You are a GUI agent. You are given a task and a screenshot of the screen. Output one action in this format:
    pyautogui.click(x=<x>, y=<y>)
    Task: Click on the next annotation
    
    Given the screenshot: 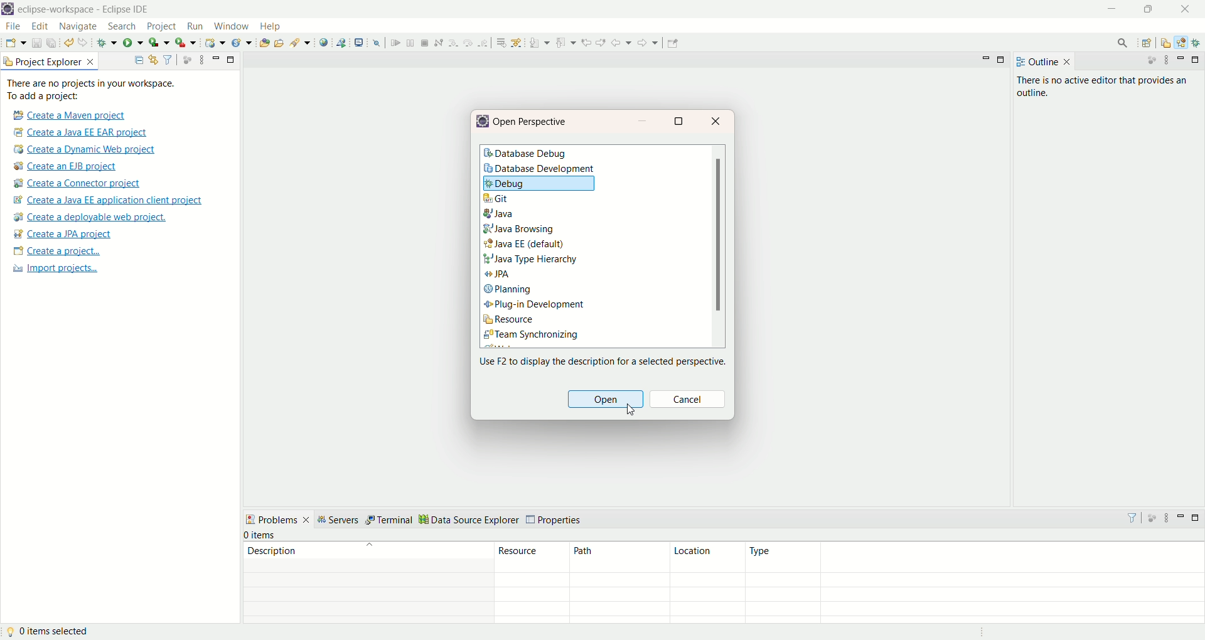 What is the action you would take?
    pyautogui.click(x=538, y=42)
    